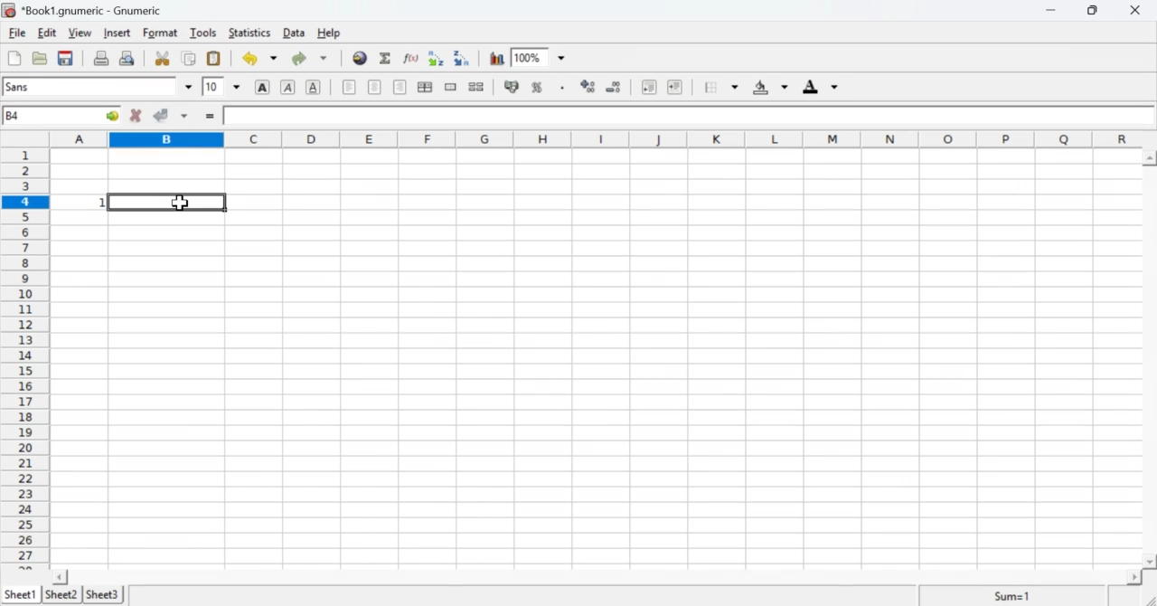 This screenshot has height=606, width=1157. What do you see at coordinates (413, 58) in the screenshot?
I see `Edit function` at bounding box center [413, 58].